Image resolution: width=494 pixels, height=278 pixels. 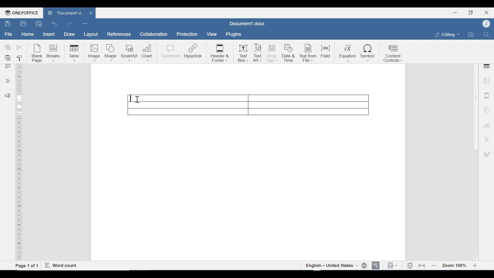 I want to click on Field, so click(x=326, y=53).